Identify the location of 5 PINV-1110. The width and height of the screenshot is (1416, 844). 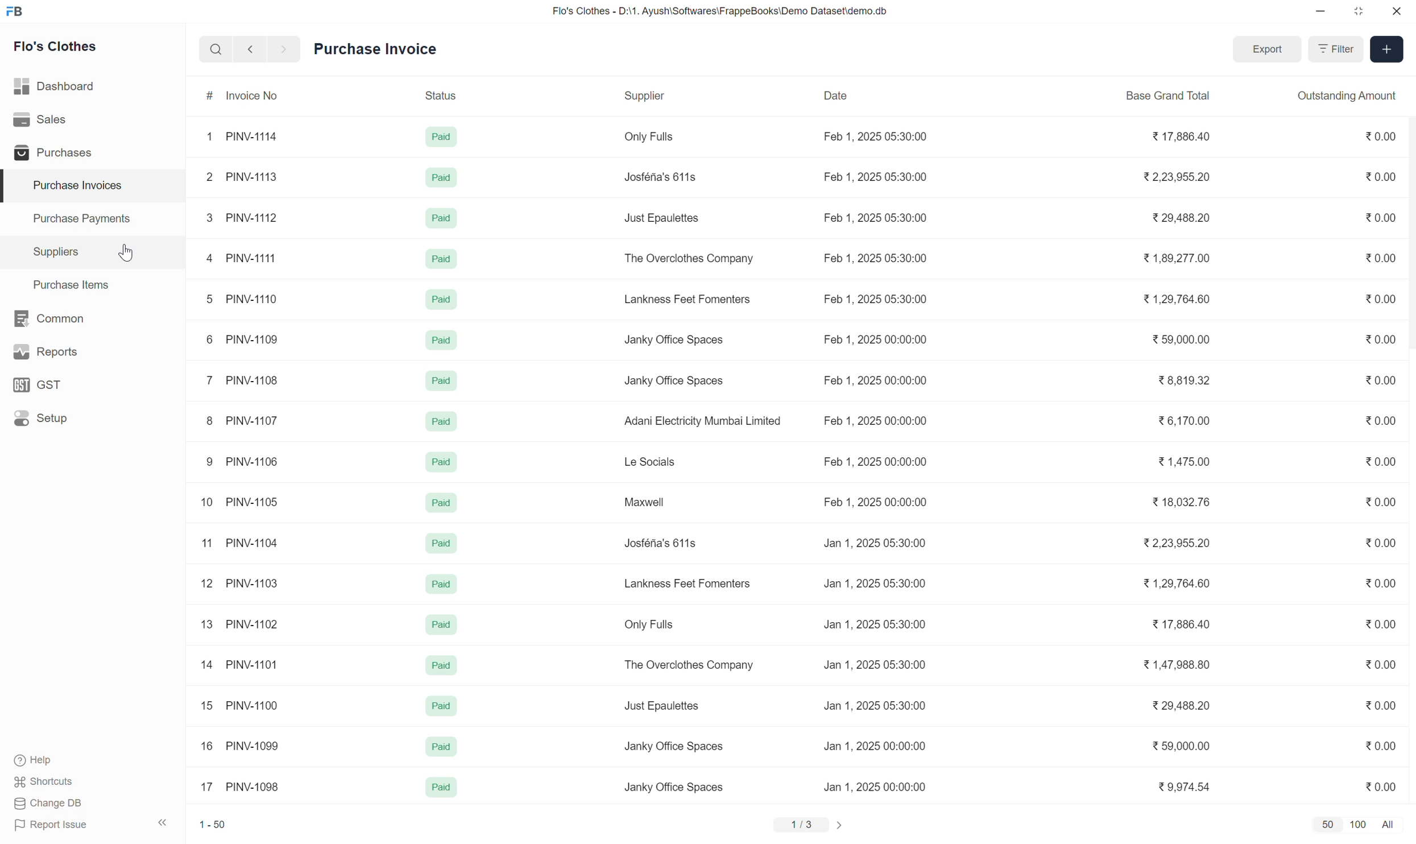
(242, 299).